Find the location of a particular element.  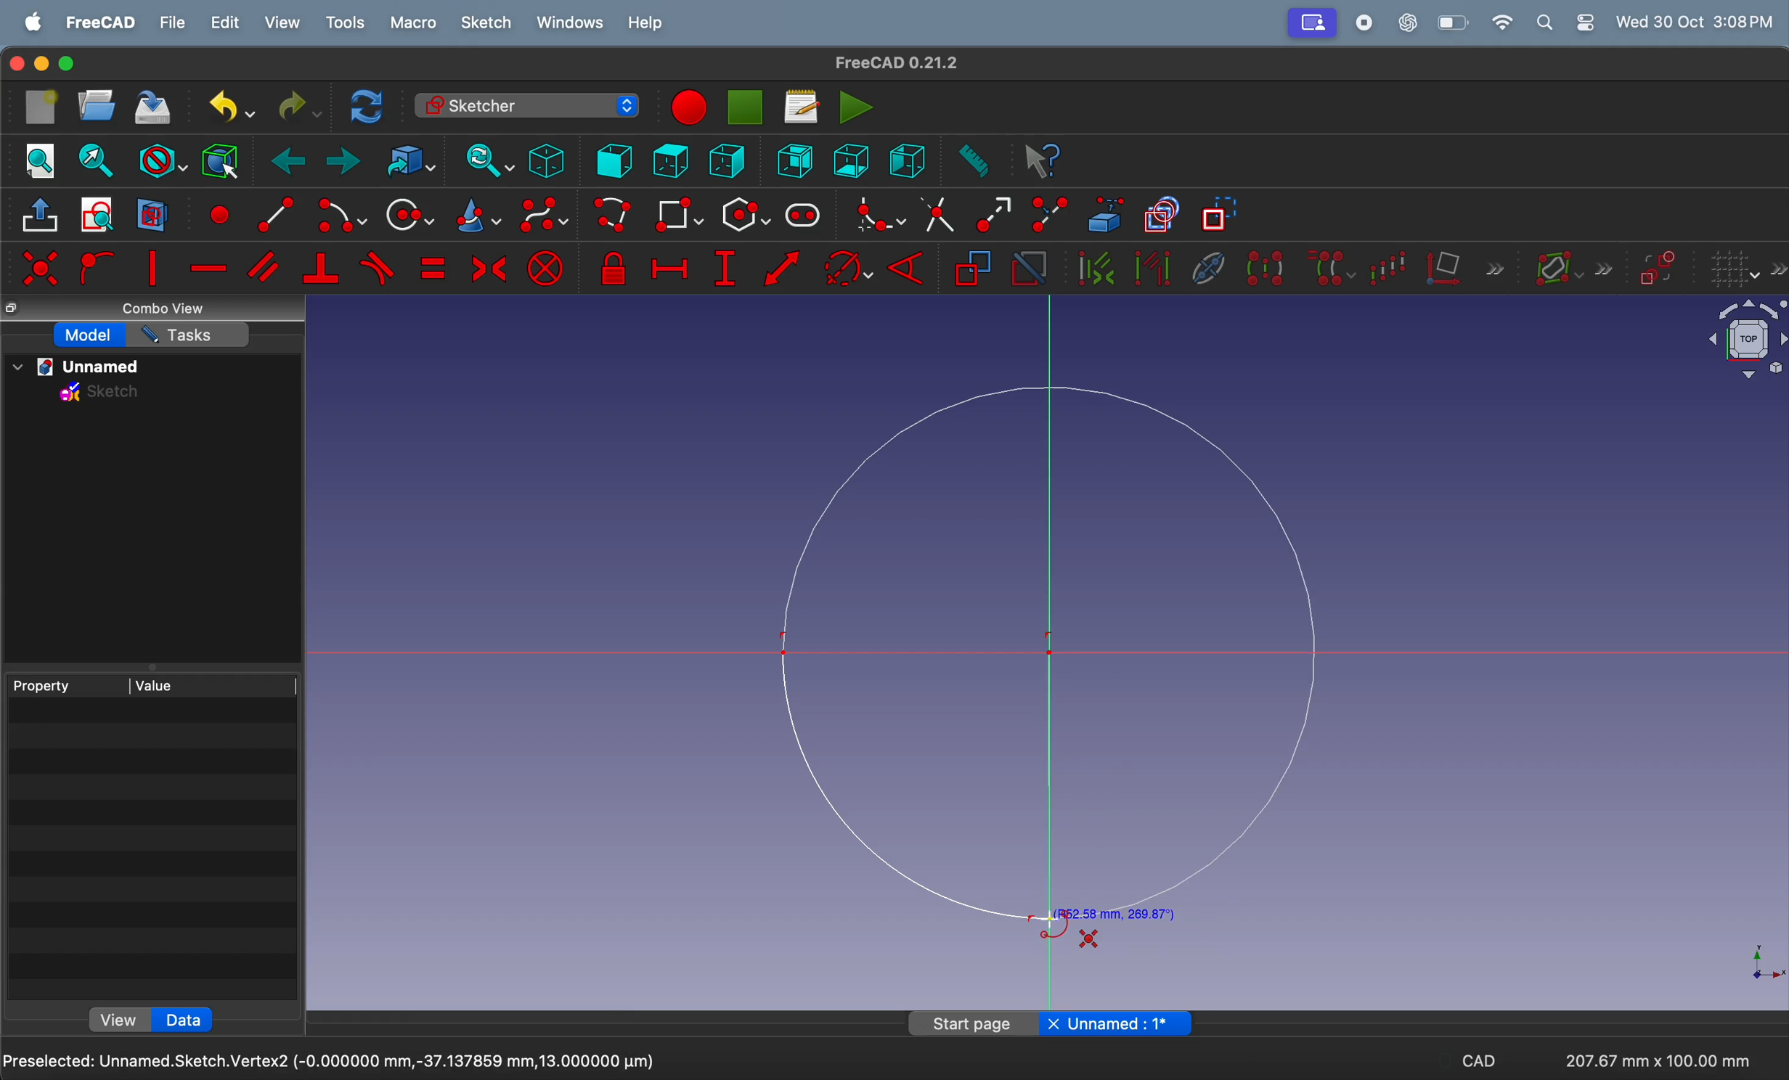

activate constraint is located at coordinates (1028, 269).